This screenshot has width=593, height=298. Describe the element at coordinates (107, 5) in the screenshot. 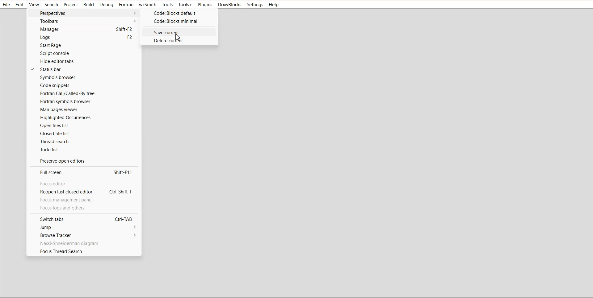

I see `Debug` at that location.